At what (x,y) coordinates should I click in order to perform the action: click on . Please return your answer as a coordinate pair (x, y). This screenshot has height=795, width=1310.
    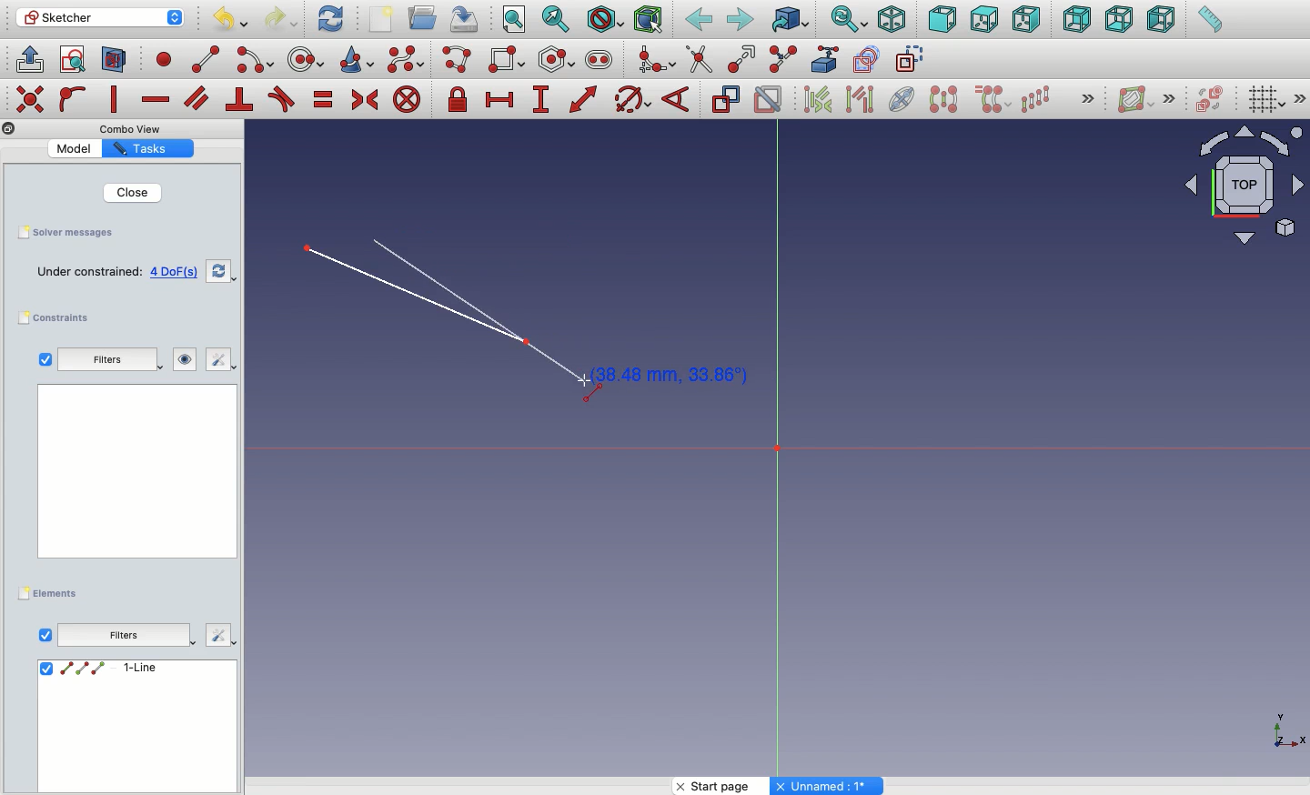
    Looking at the image, I should click on (28, 97).